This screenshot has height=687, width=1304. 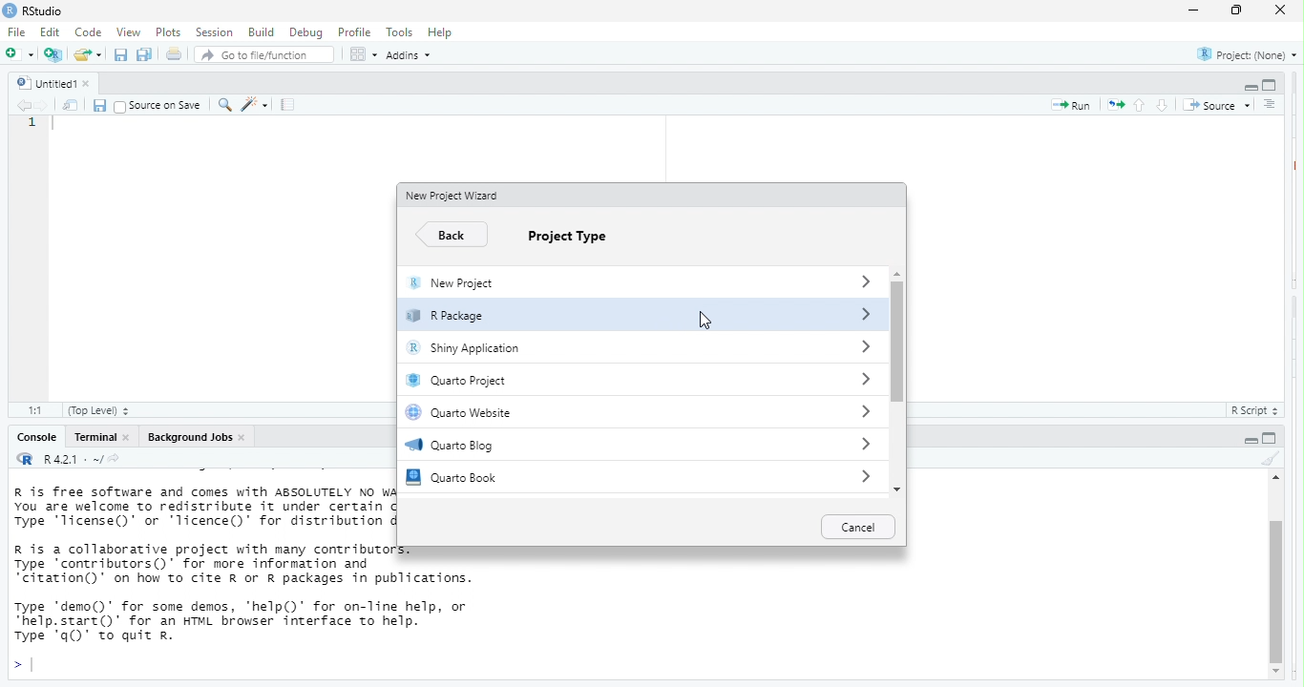 What do you see at coordinates (69, 106) in the screenshot?
I see `show in new window` at bounding box center [69, 106].